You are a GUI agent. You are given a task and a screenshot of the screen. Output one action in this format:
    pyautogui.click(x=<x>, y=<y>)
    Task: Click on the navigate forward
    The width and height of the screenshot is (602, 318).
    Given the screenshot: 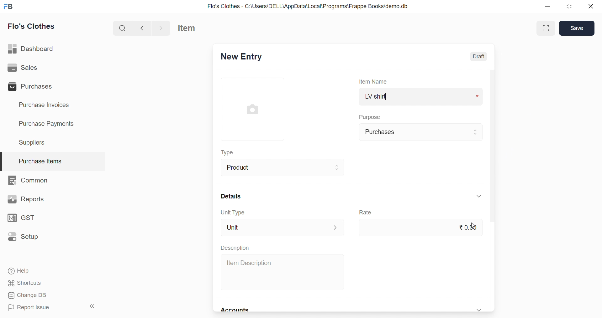 What is the action you would take?
    pyautogui.click(x=162, y=28)
    